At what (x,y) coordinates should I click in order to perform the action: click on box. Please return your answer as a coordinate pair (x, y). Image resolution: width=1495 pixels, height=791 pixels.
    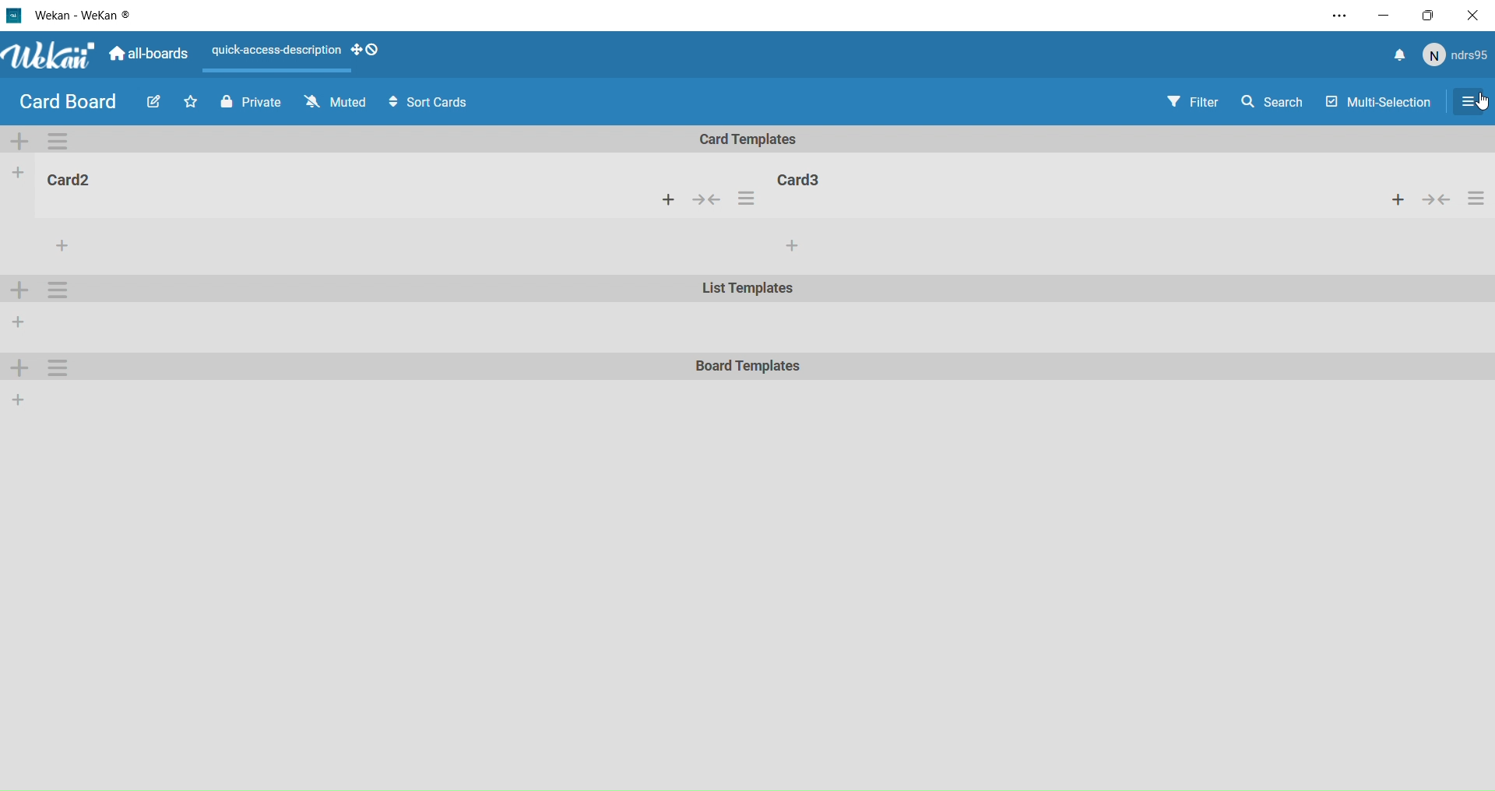
    Looking at the image, I should click on (1433, 15).